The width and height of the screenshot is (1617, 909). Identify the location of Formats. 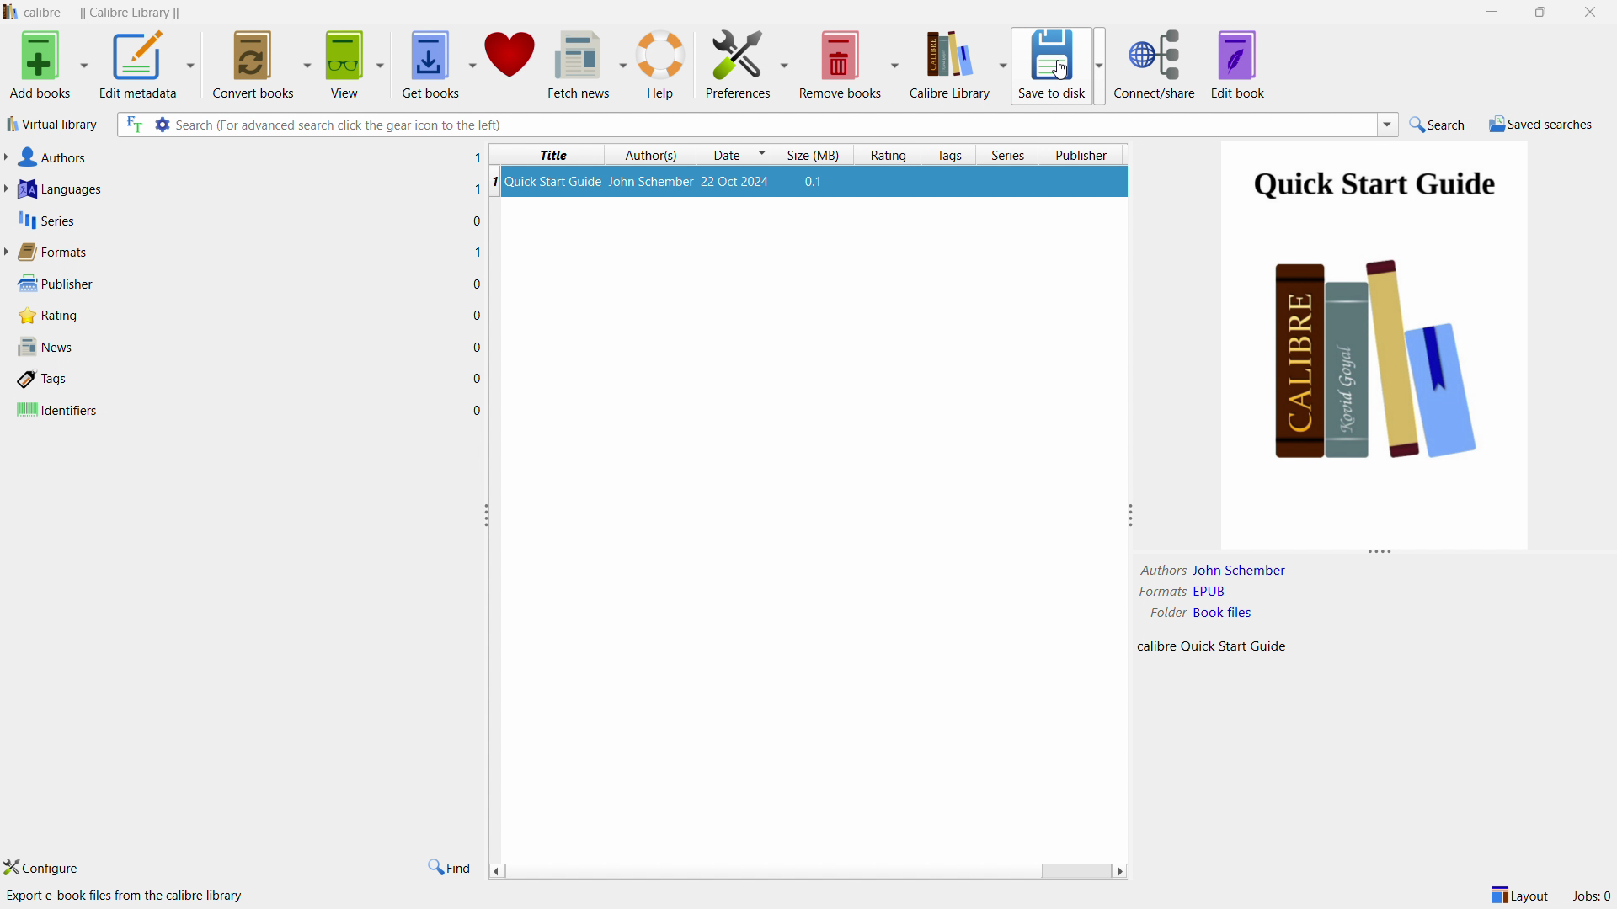
(1158, 591).